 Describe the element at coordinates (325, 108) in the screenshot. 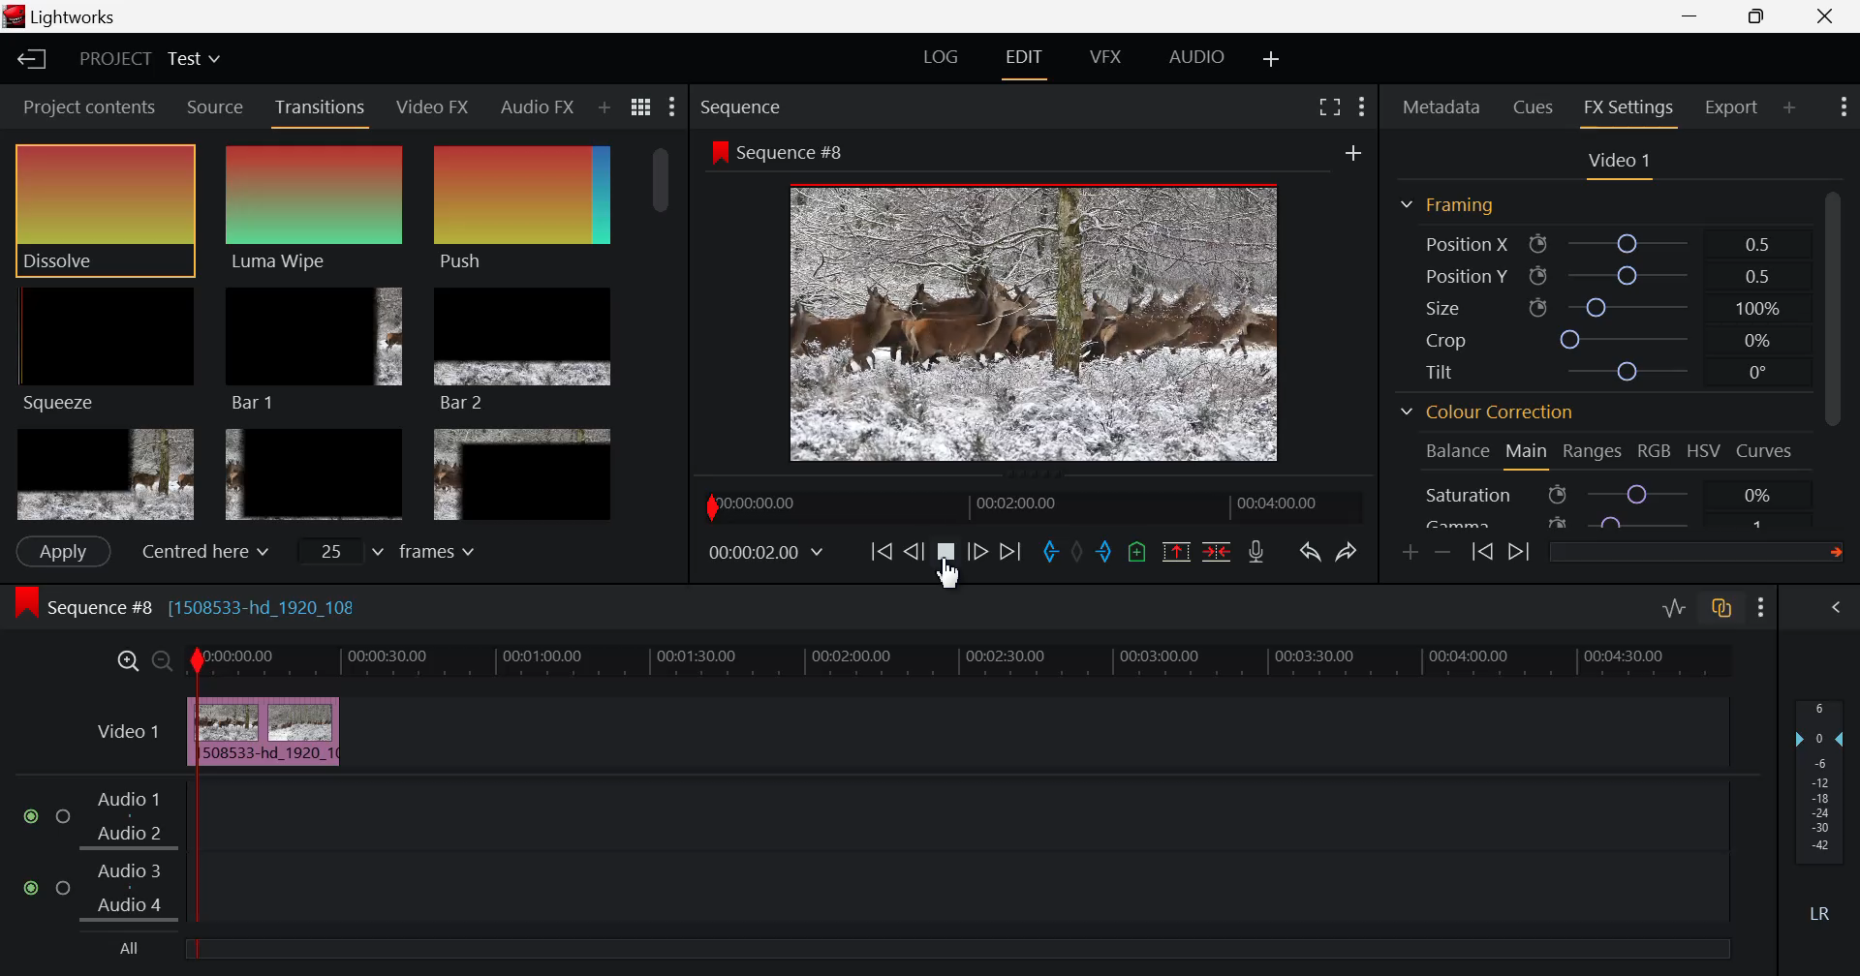

I see `Transitions Tab Open` at that location.